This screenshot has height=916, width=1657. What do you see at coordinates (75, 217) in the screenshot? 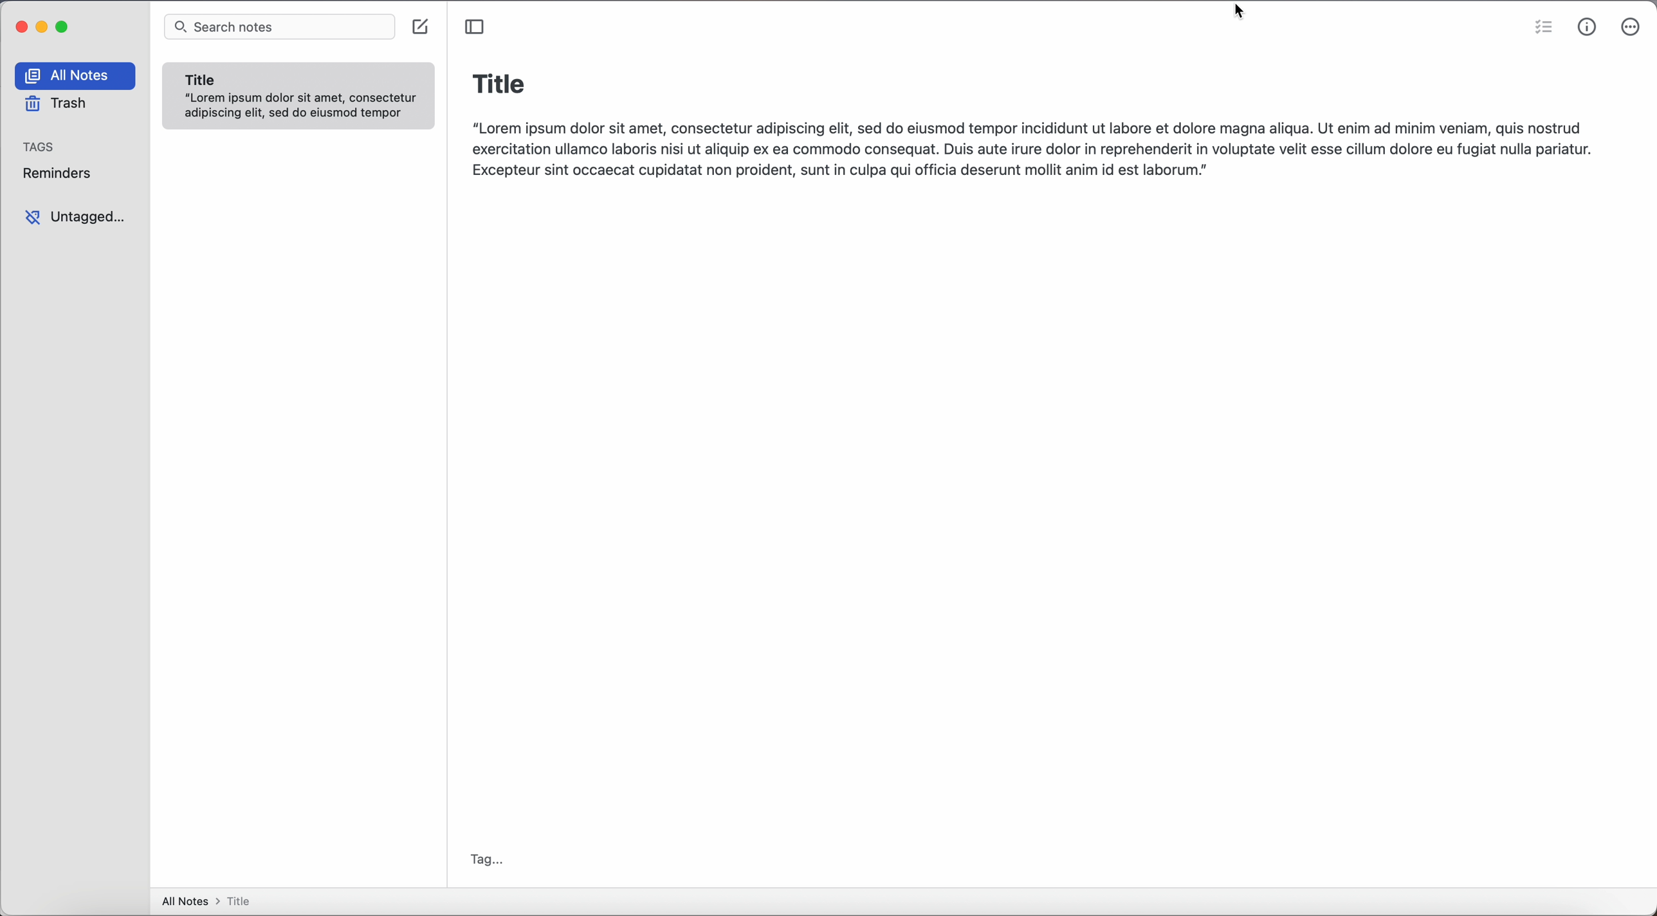
I see `untagged` at bounding box center [75, 217].